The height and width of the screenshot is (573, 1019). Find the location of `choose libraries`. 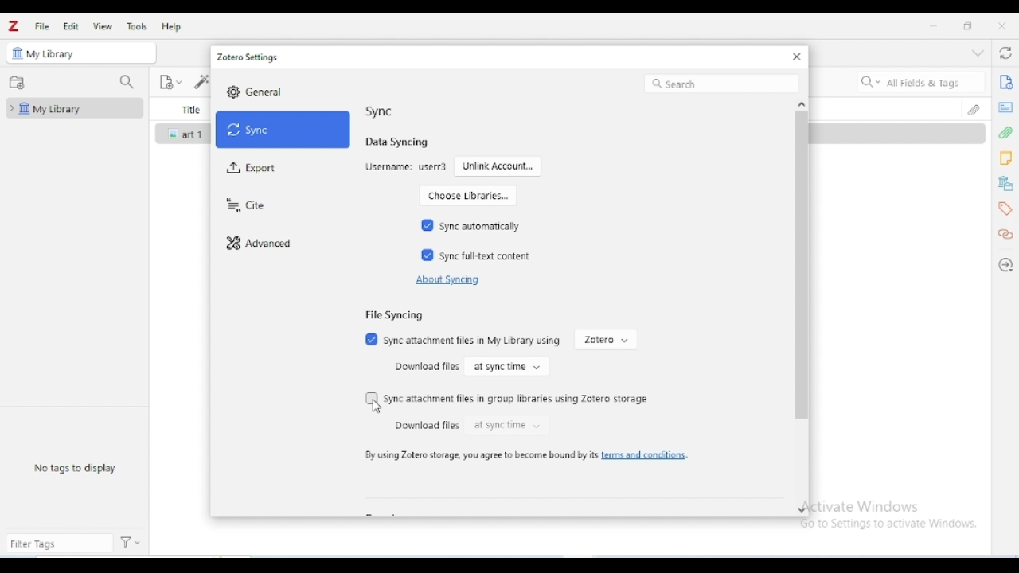

choose libraries is located at coordinates (467, 195).